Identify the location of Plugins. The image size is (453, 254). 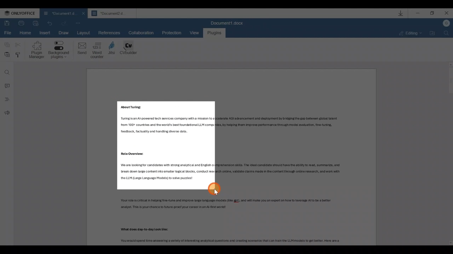
(214, 33).